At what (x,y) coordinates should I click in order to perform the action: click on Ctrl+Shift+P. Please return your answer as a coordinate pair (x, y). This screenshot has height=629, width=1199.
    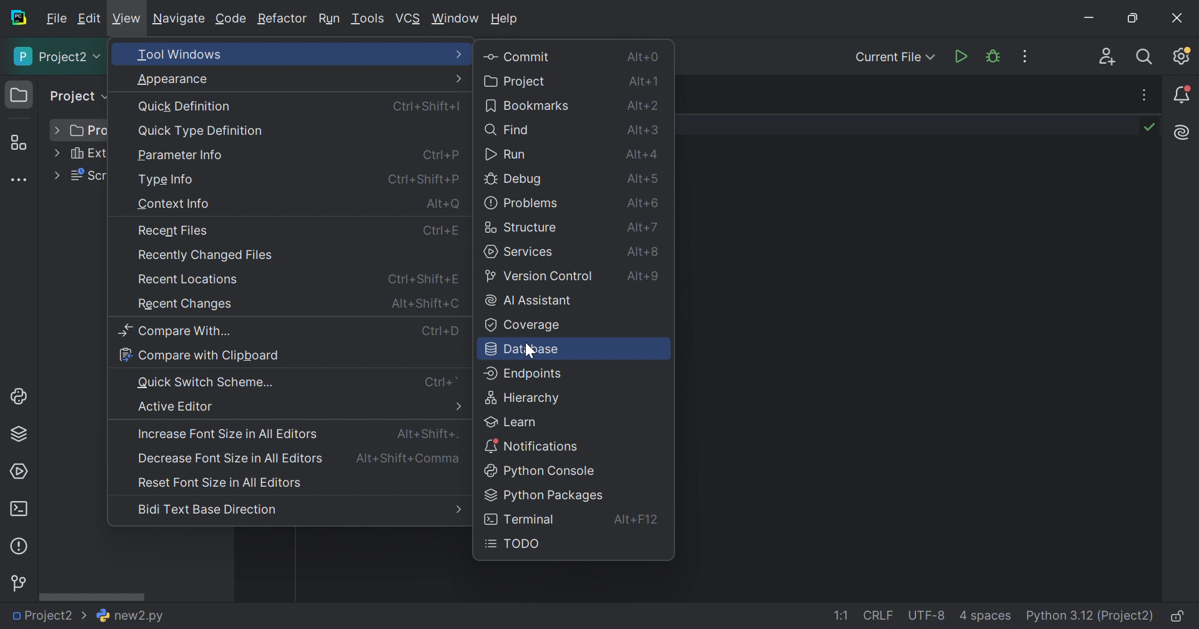
    Looking at the image, I should click on (422, 180).